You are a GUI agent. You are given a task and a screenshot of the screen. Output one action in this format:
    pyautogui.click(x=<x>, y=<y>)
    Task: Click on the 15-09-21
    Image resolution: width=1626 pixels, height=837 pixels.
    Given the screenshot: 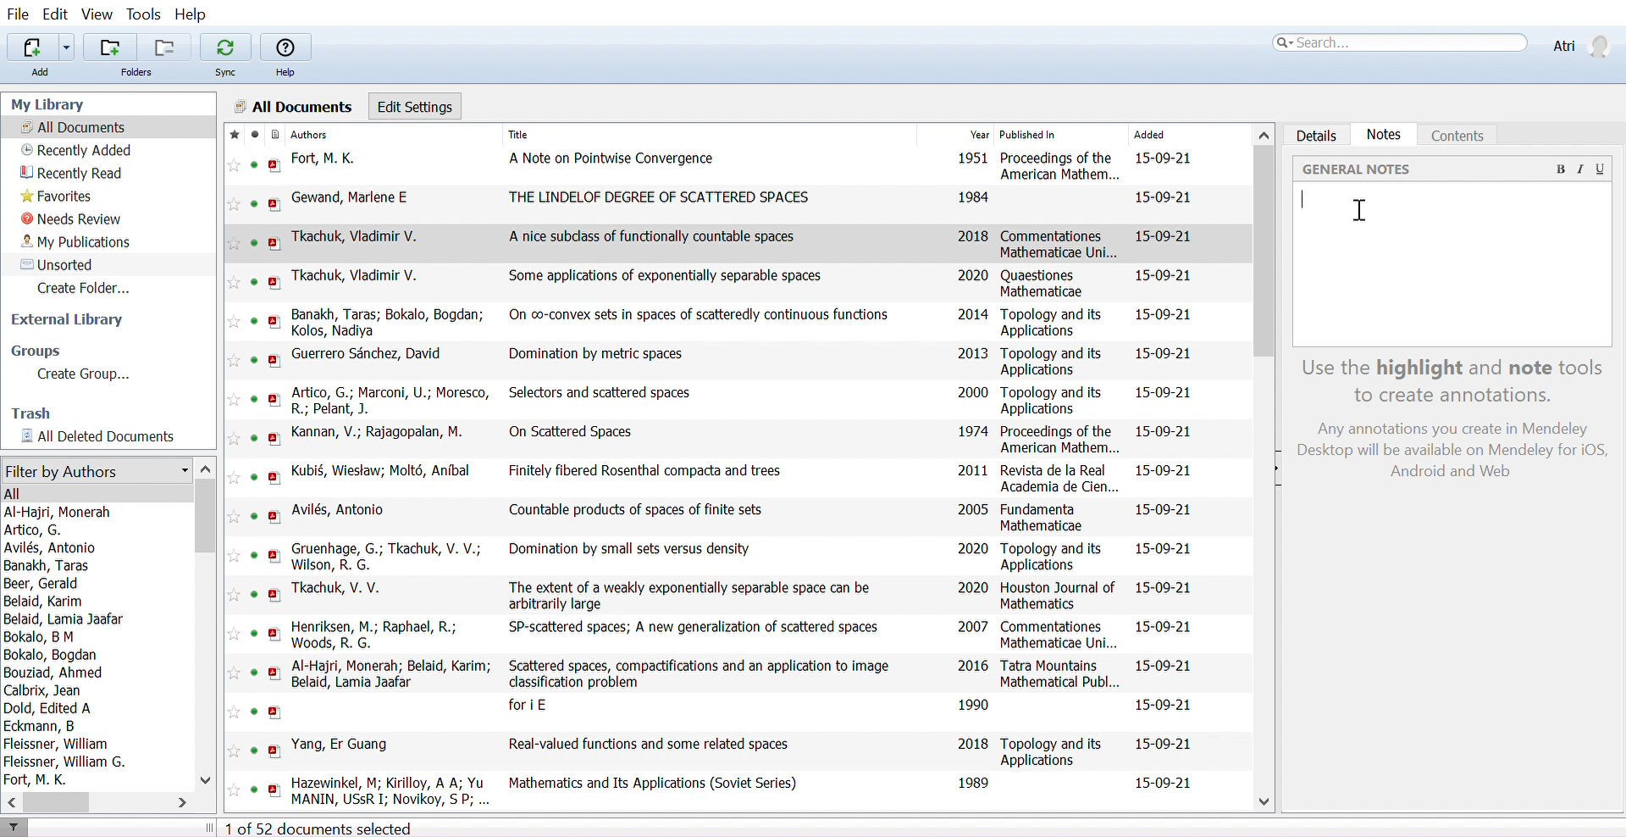 What is the action you would take?
    pyautogui.click(x=1167, y=665)
    